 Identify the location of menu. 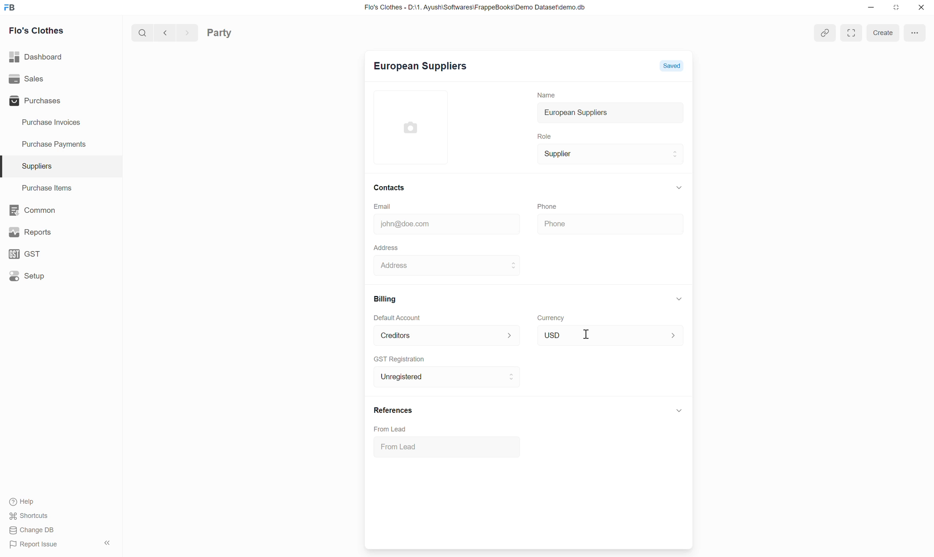
(915, 31).